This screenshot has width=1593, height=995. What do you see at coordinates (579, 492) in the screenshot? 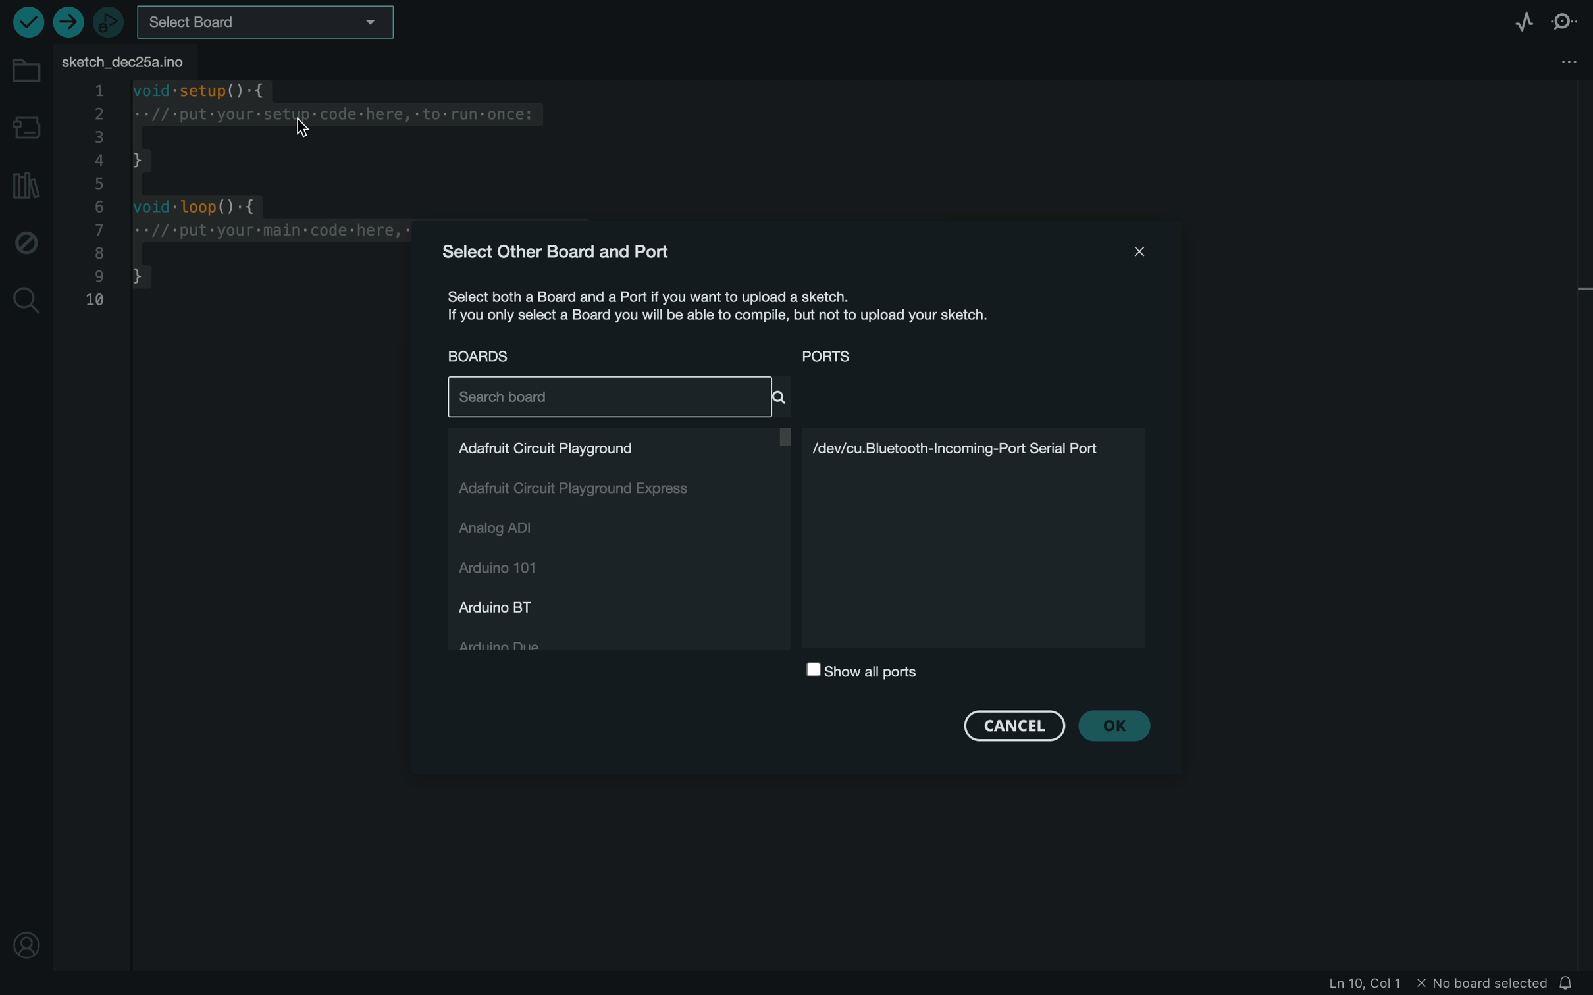
I see `adafruit express` at bounding box center [579, 492].